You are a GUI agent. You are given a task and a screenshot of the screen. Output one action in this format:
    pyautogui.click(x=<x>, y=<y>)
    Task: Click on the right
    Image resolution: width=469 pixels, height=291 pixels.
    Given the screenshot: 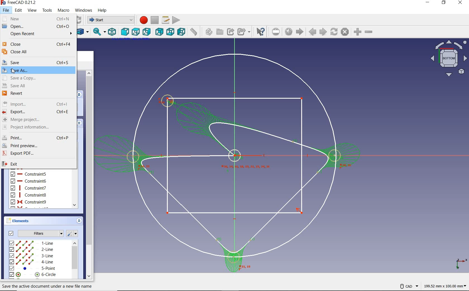 What is the action you would take?
    pyautogui.click(x=147, y=31)
    